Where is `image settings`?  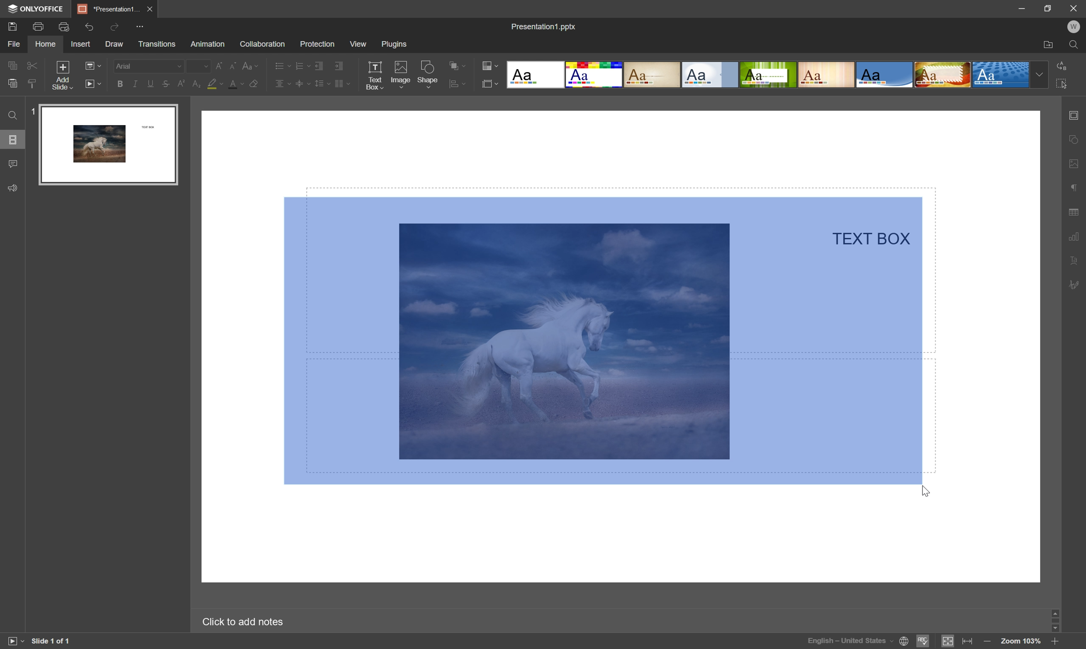 image settings is located at coordinates (1075, 164).